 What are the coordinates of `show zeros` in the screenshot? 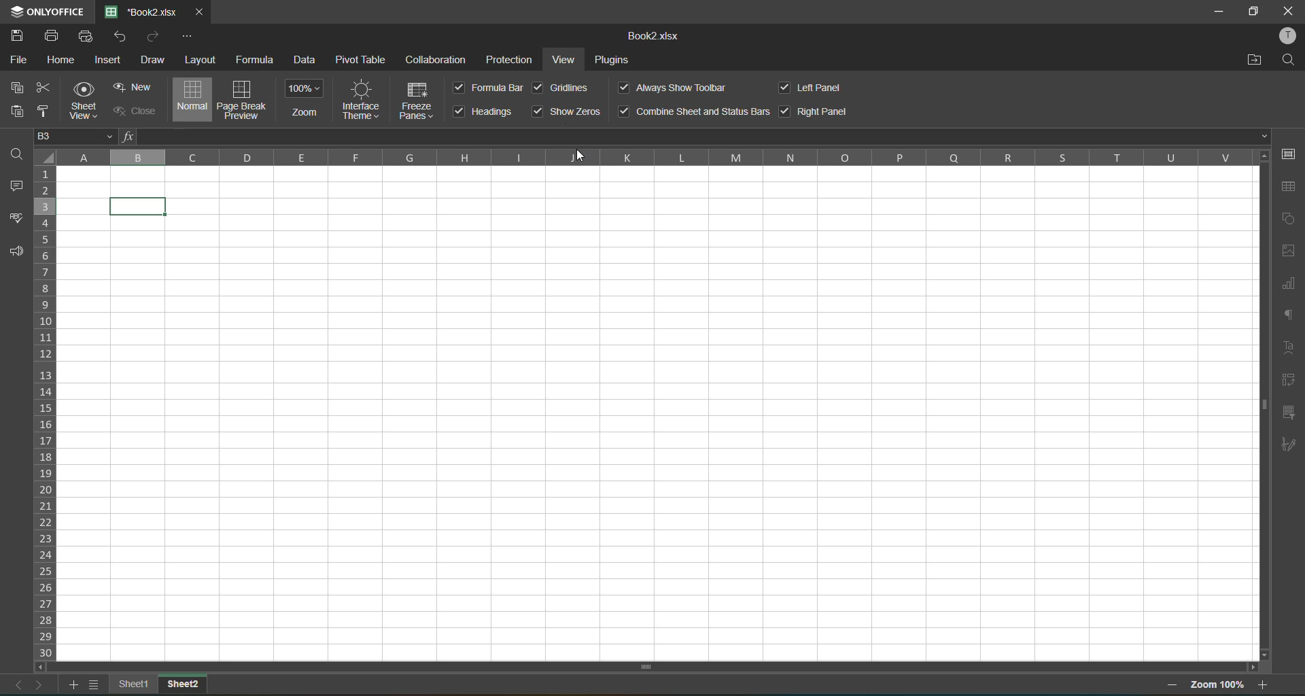 It's located at (567, 111).